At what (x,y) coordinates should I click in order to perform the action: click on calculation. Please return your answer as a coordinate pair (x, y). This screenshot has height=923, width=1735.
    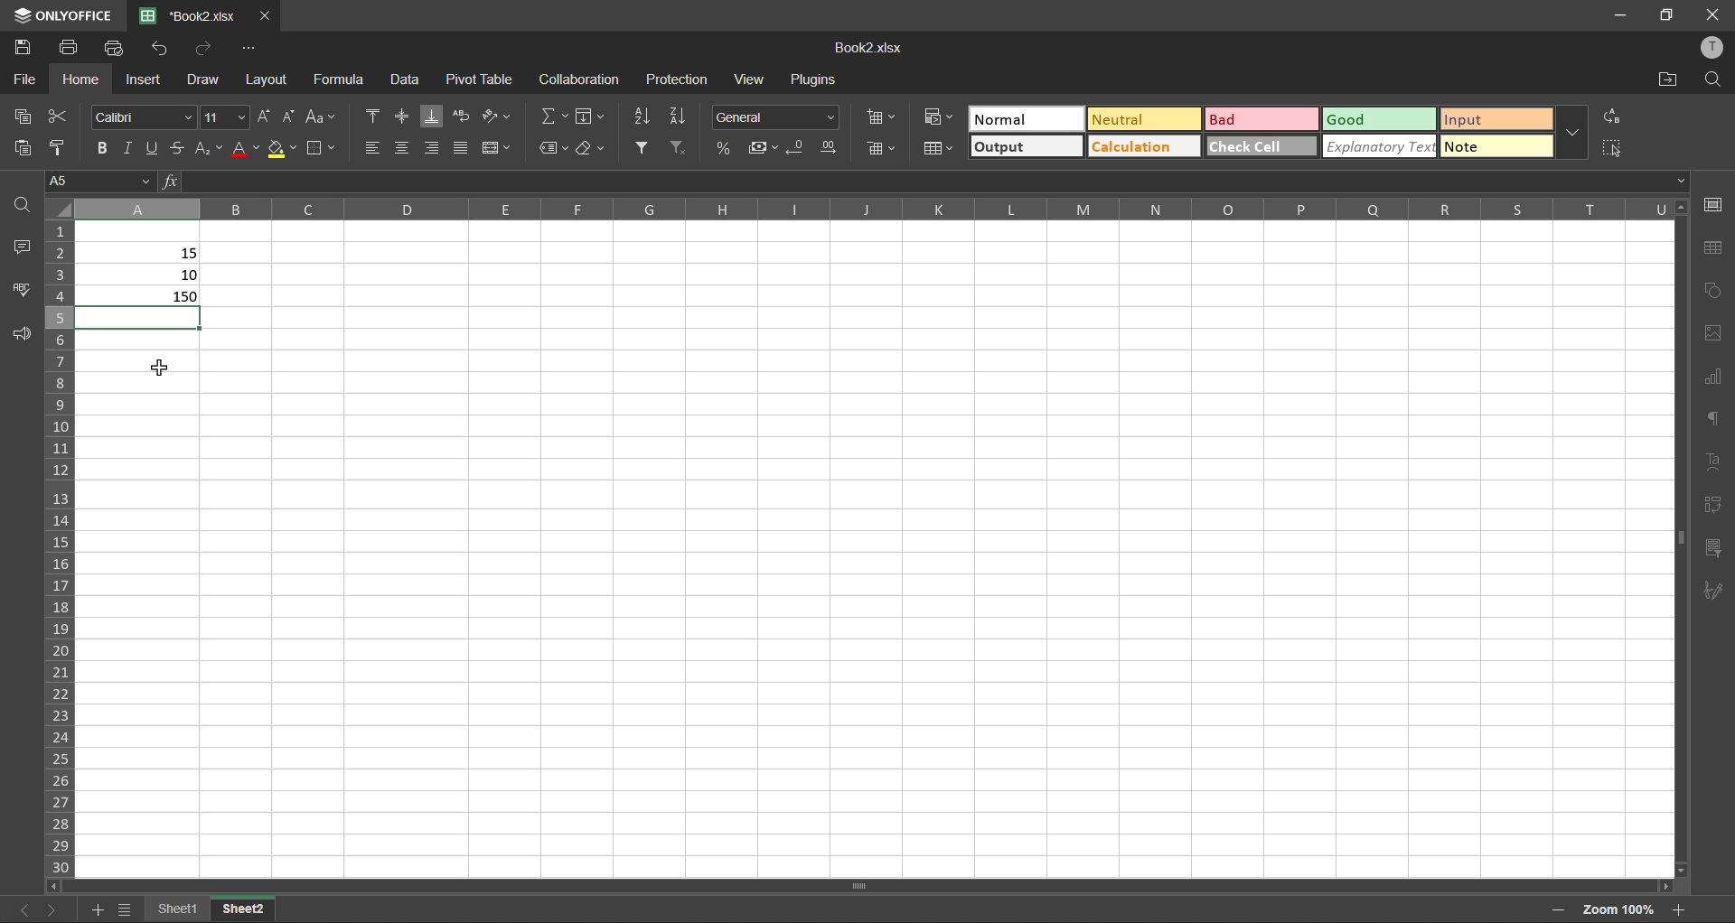
    Looking at the image, I should click on (1142, 145).